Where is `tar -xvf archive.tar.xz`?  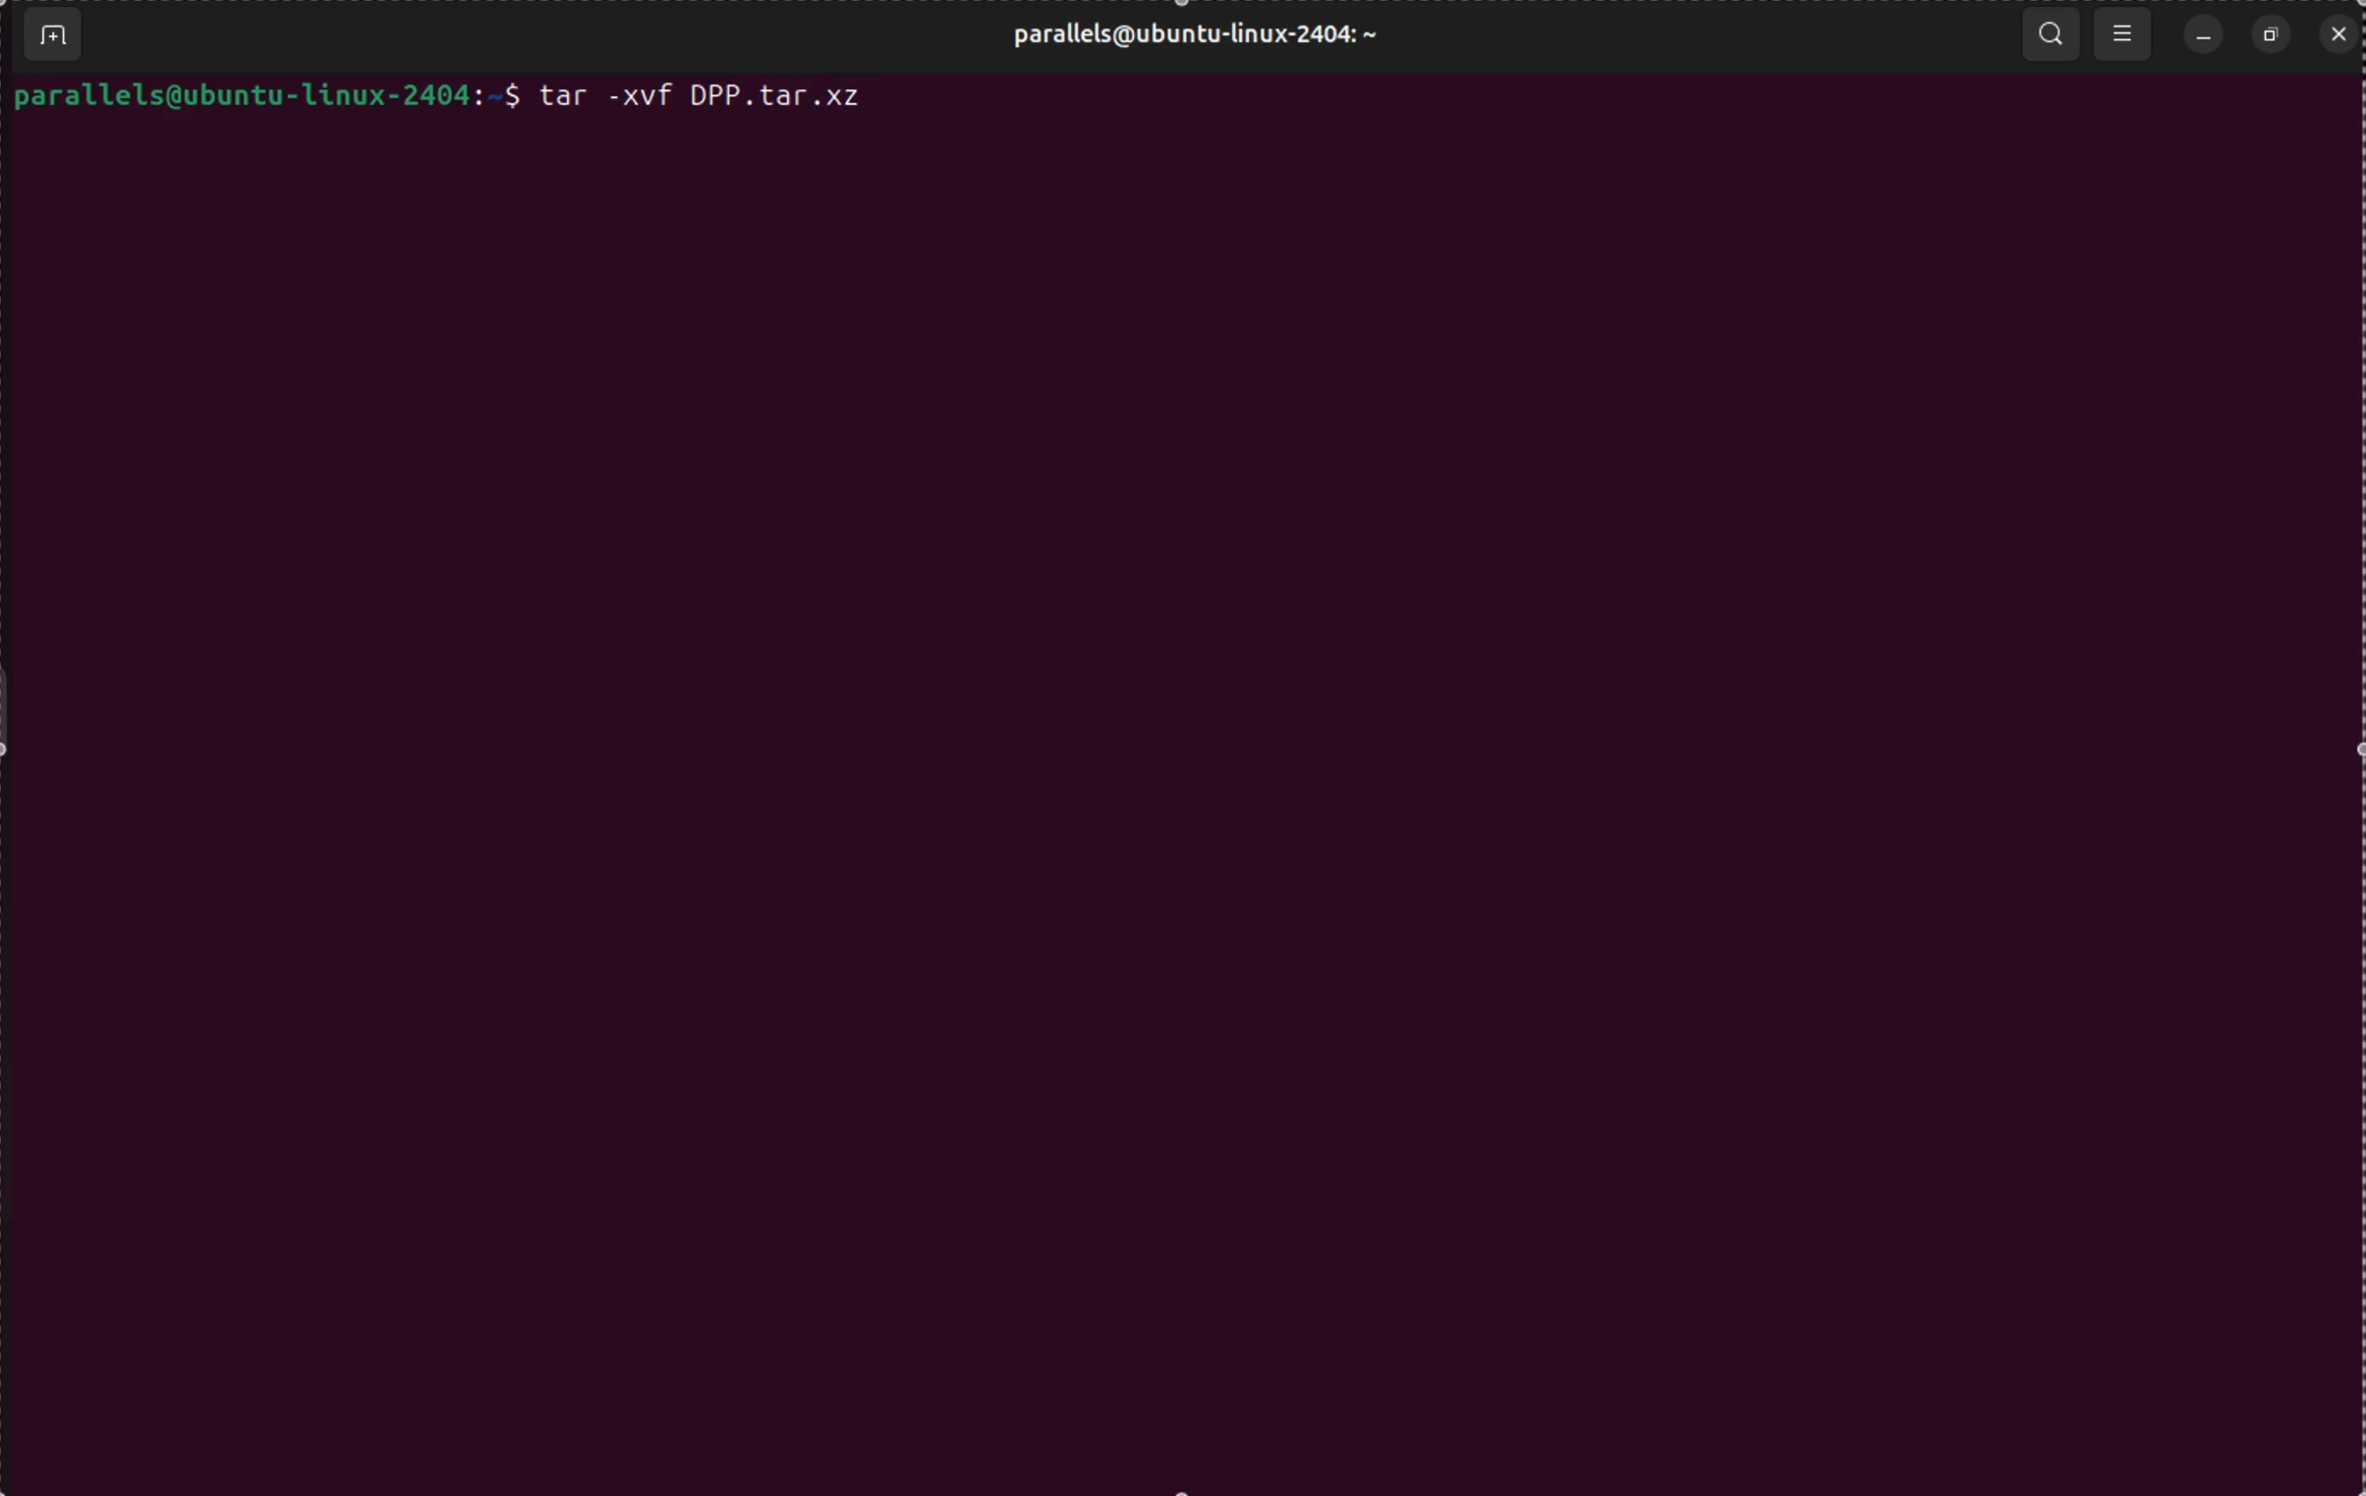 tar -xvf archive.tar.xz is located at coordinates (703, 98).